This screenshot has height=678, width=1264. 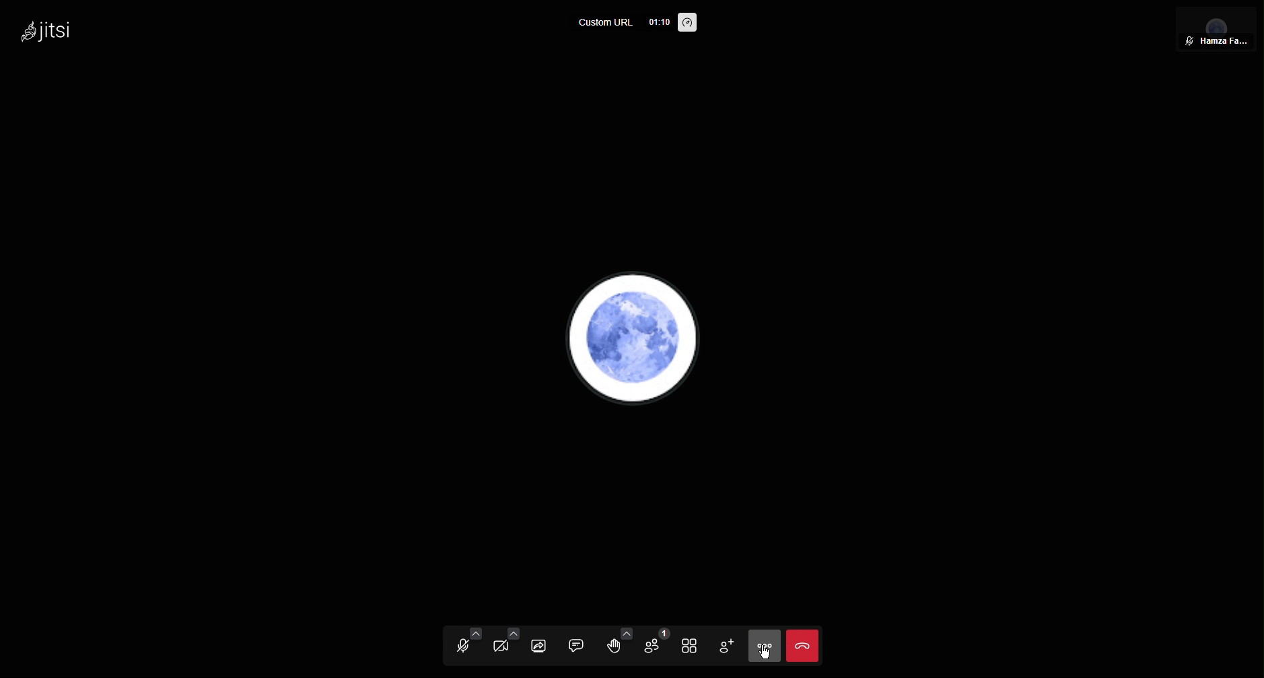 What do you see at coordinates (606, 24) in the screenshot?
I see `Custom URL` at bounding box center [606, 24].